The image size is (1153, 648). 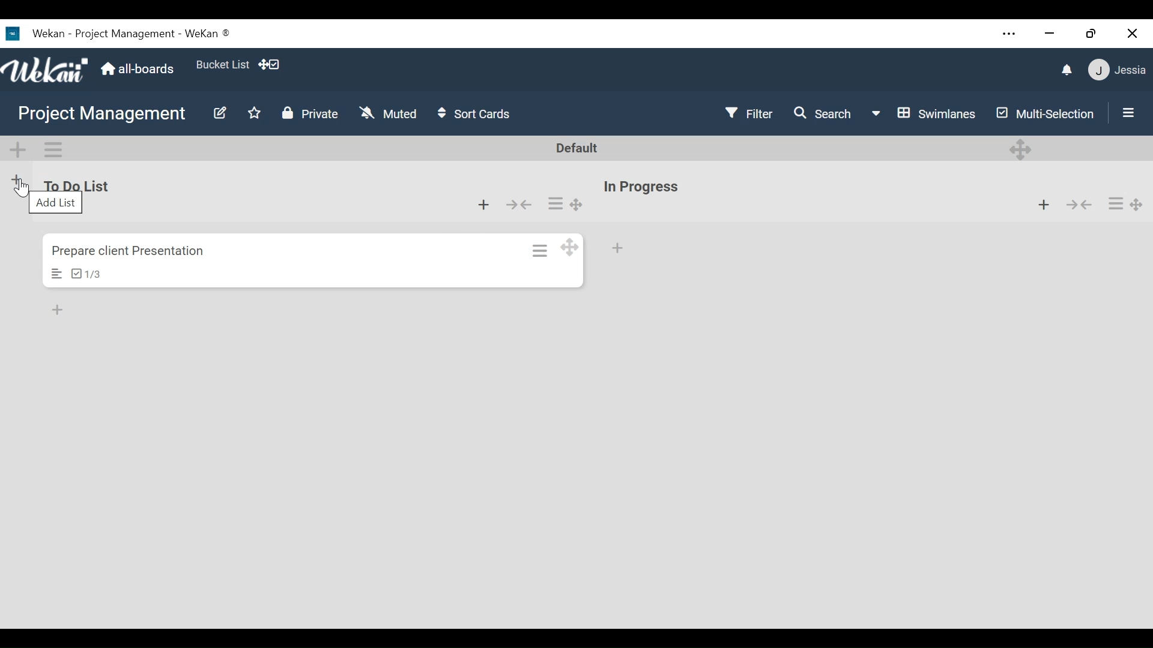 What do you see at coordinates (17, 149) in the screenshot?
I see `Add Swimlane` at bounding box center [17, 149].